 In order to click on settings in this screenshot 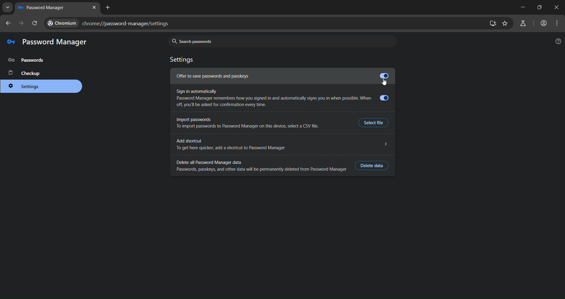, I will do `click(183, 59)`.